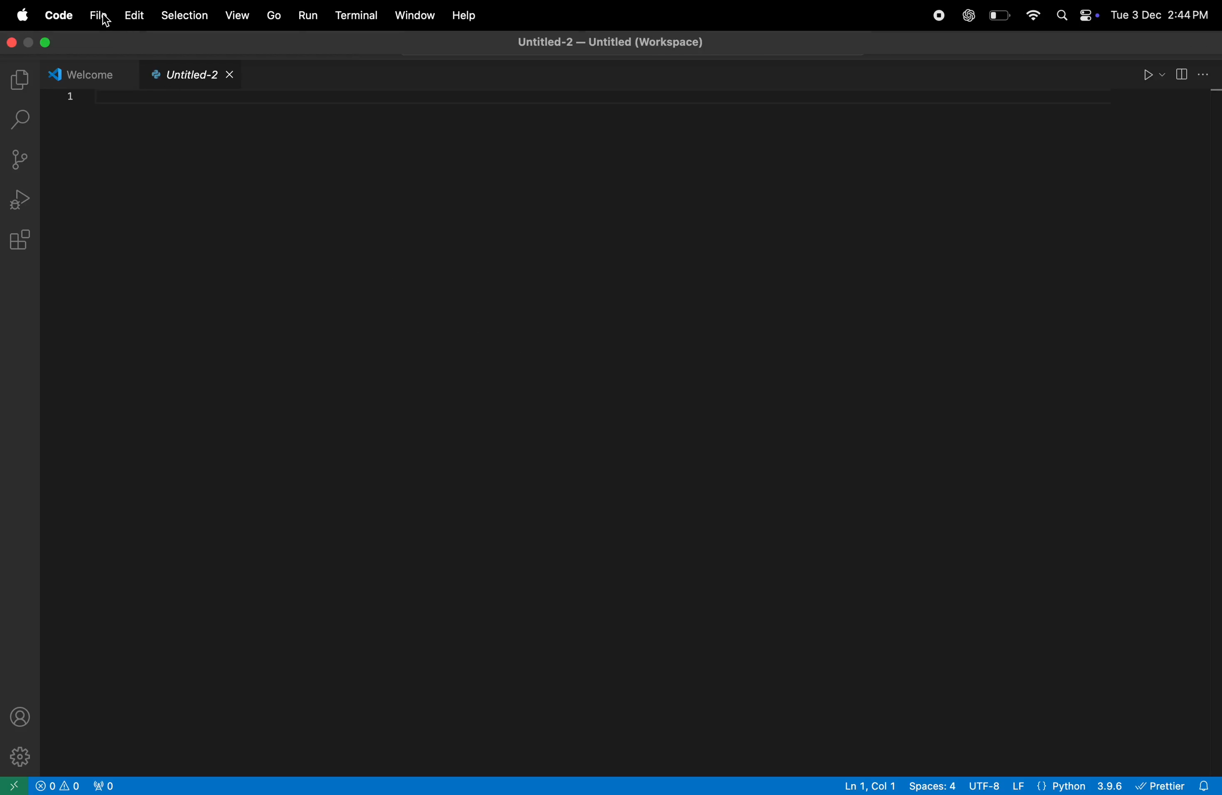 The height and width of the screenshot is (795, 1222). I want to click on record, so click(938, 15).